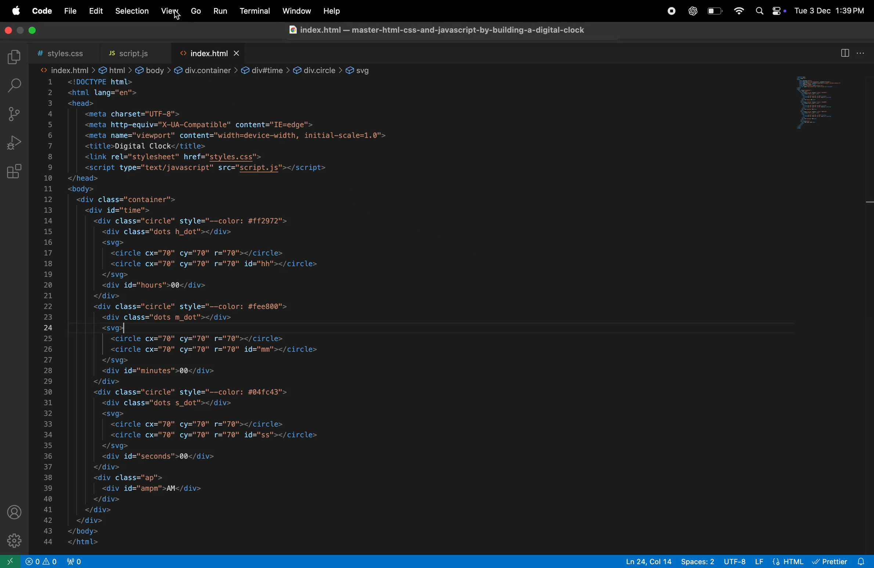 The height and width of the screenshot is (568, 874). What do you see at coordinates (16, 58) in the screenshot?
I see `explorer` at bounding box center [16, 58].